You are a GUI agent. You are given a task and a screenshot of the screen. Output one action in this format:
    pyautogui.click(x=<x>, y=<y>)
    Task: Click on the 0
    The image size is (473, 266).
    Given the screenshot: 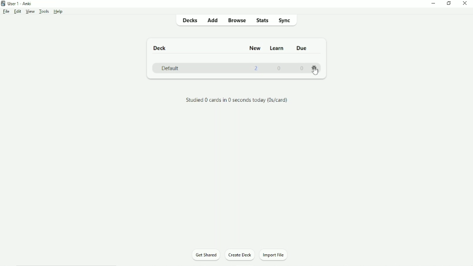 What is the action you would take?
    pyautogui.click(x=280, y=69)
    